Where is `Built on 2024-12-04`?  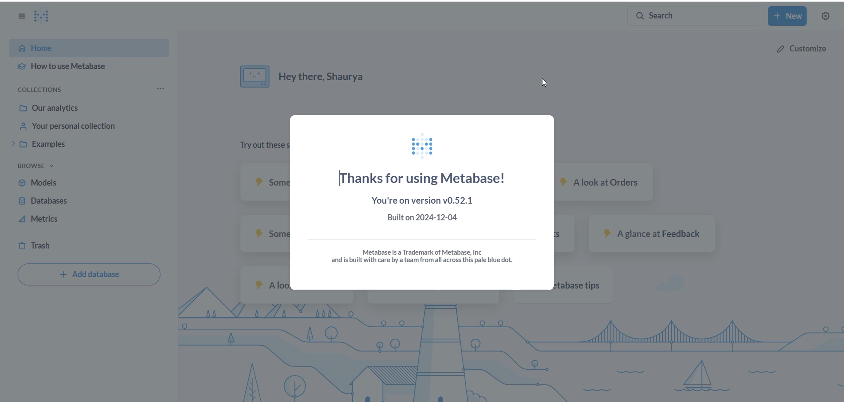 Built on 2024-12-04 is located at coordinates (423, 219).